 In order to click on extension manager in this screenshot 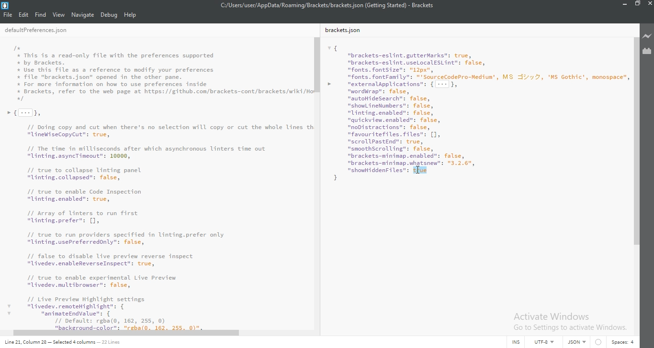, I will do `click(647, 50)`.